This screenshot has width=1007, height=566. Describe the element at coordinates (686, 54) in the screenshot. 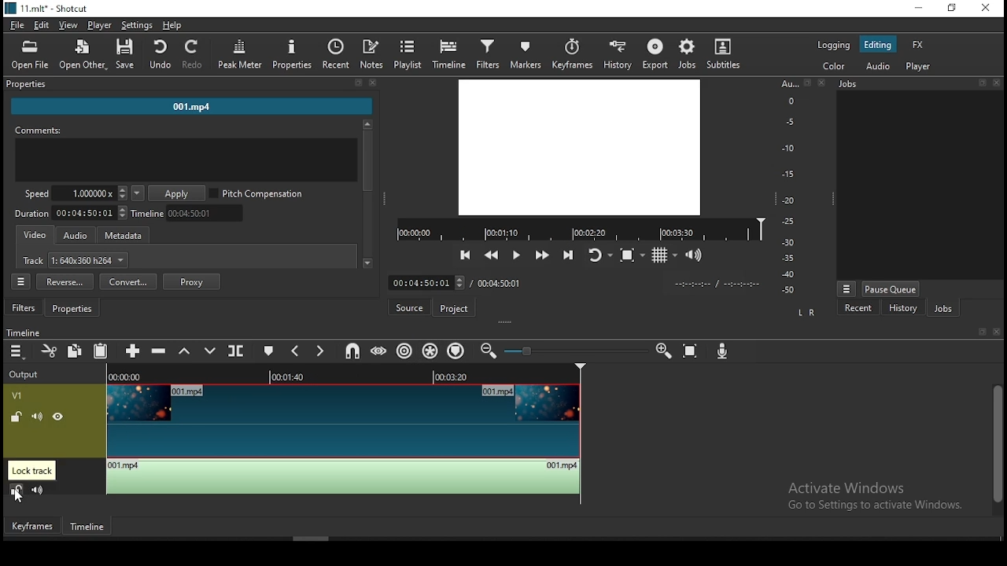

I see `jobs` at that location.